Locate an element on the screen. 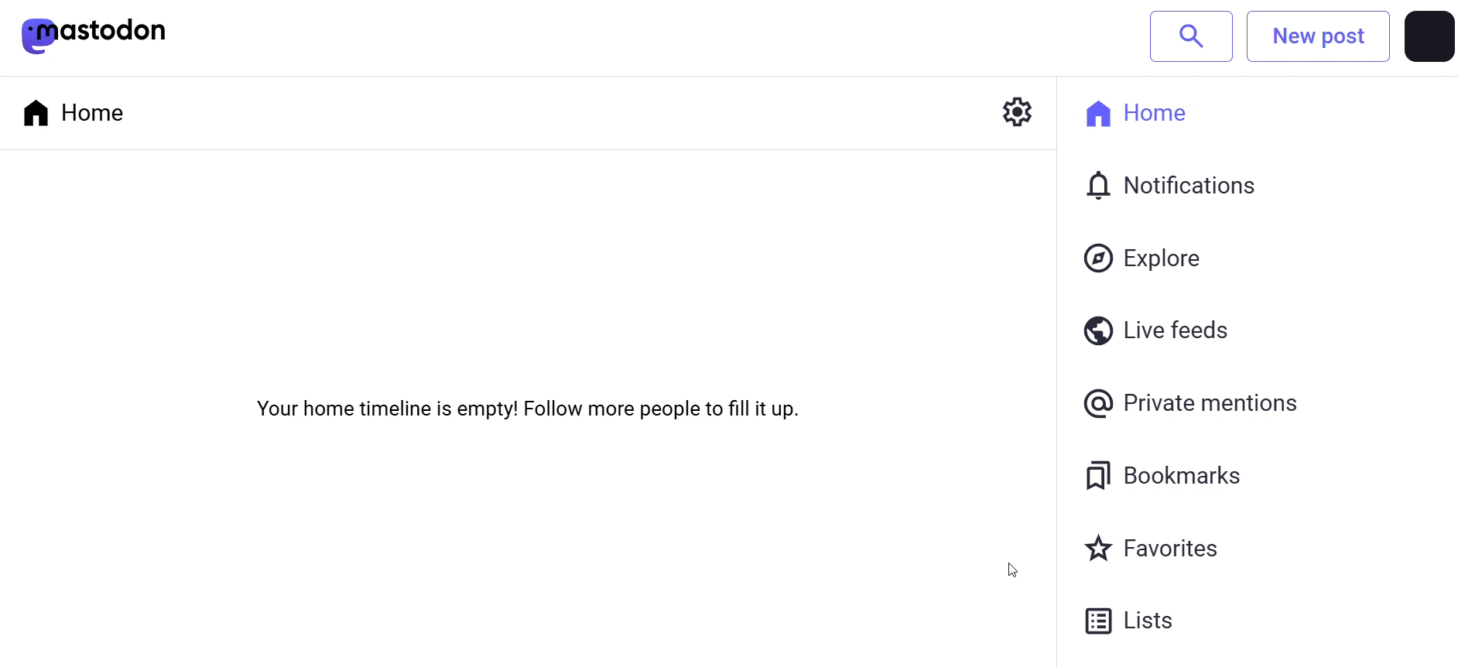  profile picture is located at coordinates (1429, 36).